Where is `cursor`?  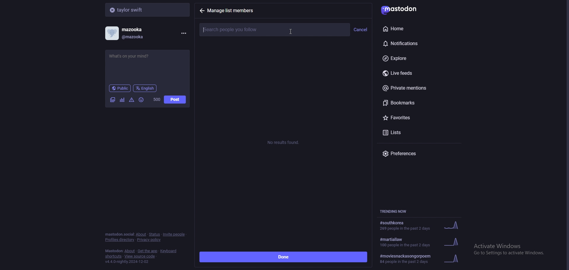 cursor is located at coordinates (291, 32).